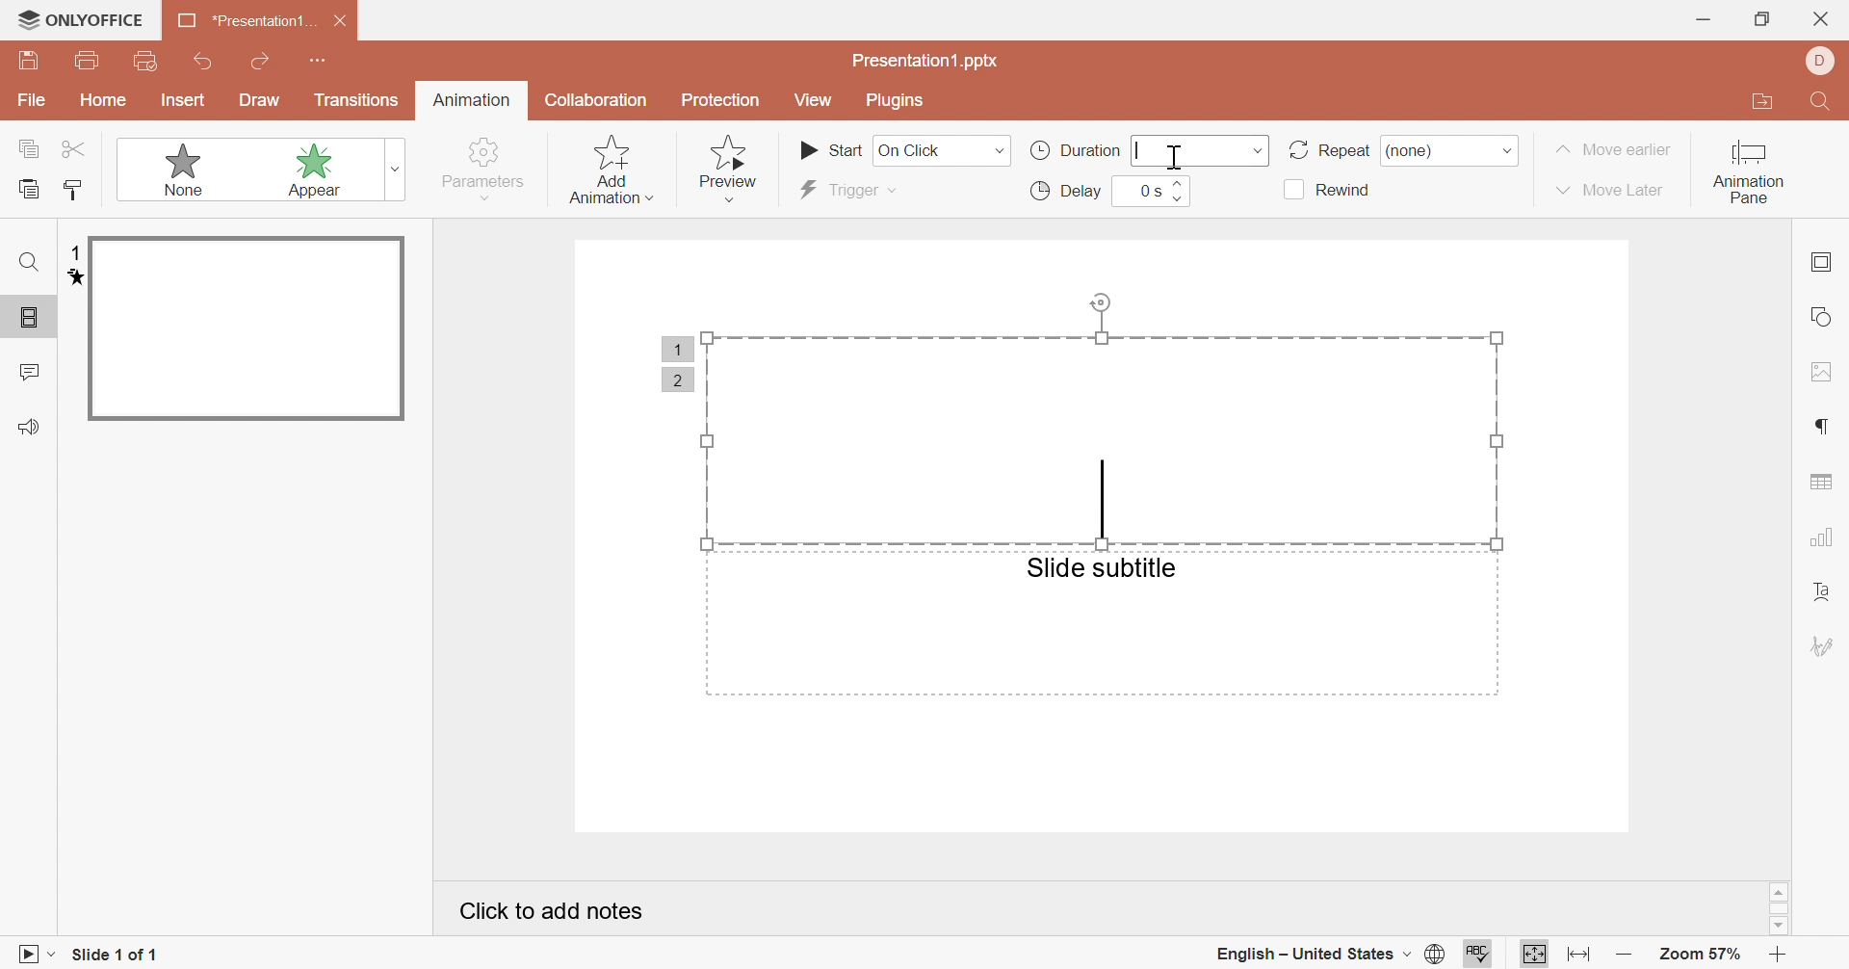 The image size is (1849, 969). Describe the element at coordinates (148, 61) in the screenshot. I see `print preview` at that location.